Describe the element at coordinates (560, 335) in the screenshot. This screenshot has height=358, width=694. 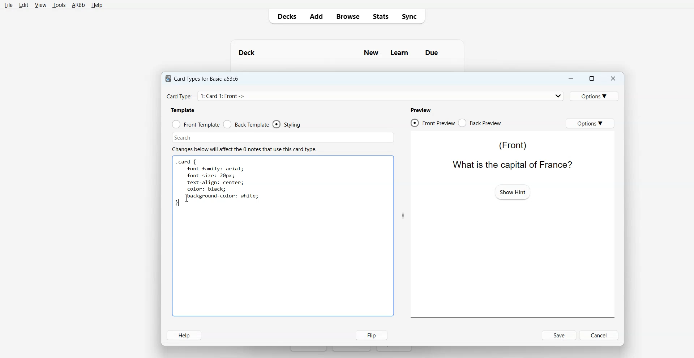
I see `Save` at that location.